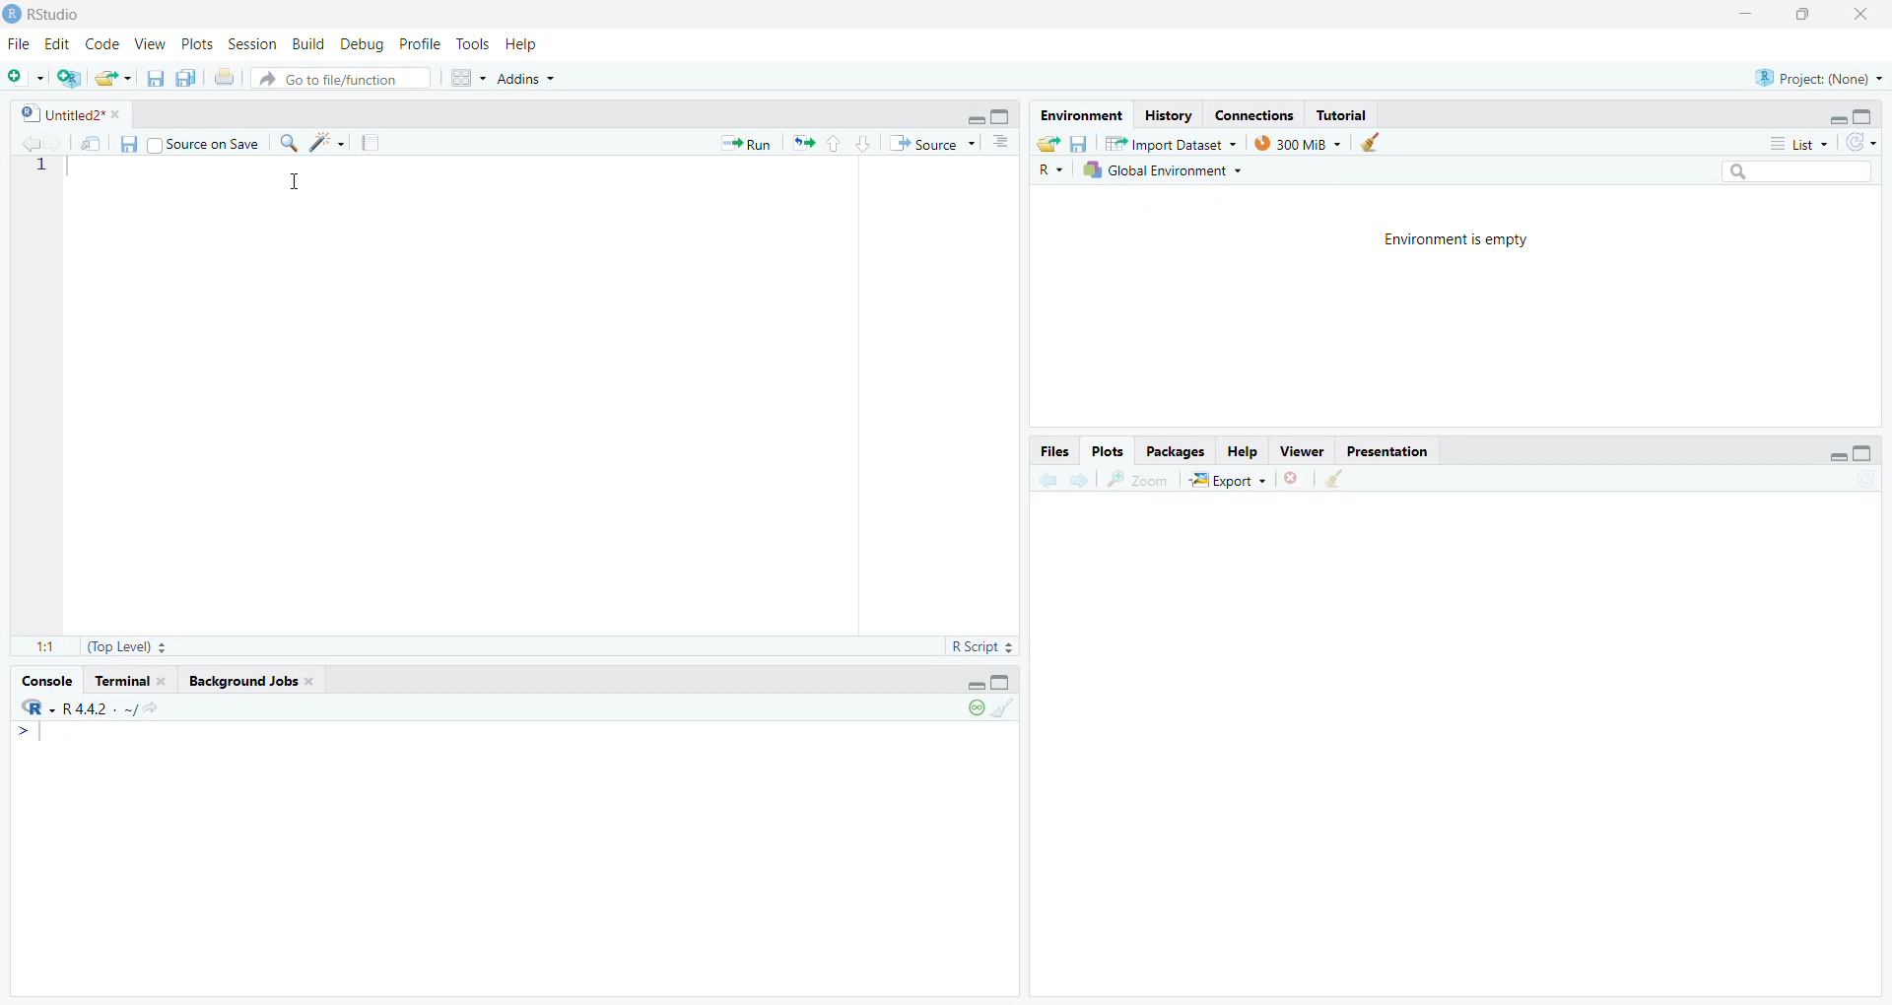 The width and height of the screenshot is (1892, 1005). I want to click on go back to the previous source location, so click(27, 145).